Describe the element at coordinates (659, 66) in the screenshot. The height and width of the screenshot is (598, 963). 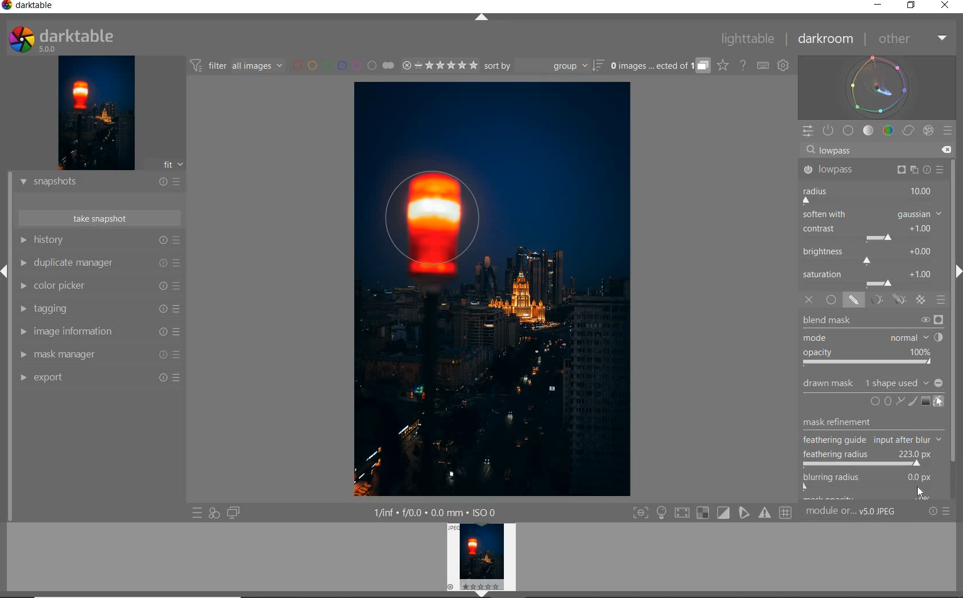
I see `EXPAND GROUPED IMAGES` at that location.